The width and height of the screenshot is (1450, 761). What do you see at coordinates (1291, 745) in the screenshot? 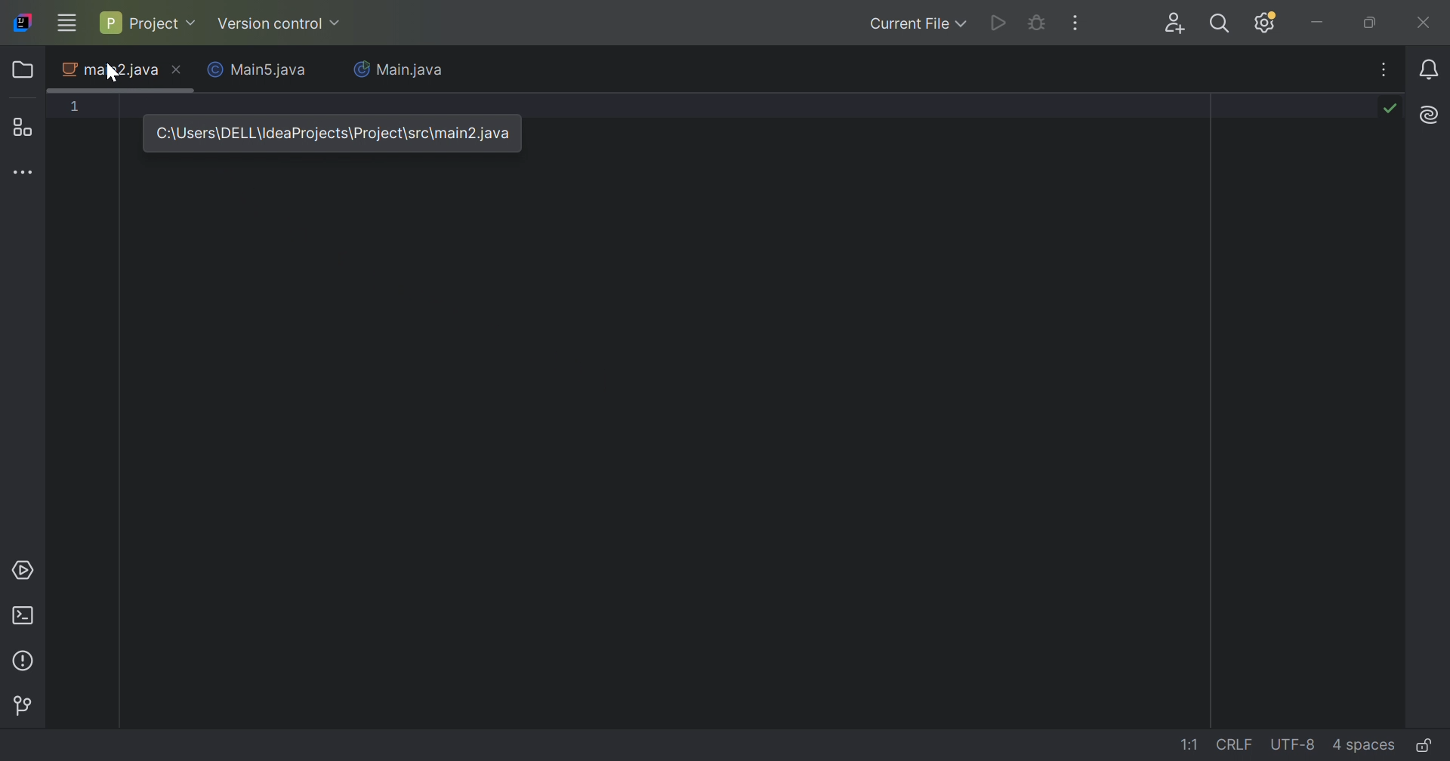
I see `file encoding: UTF-8` at bounding box center [1291, 745].